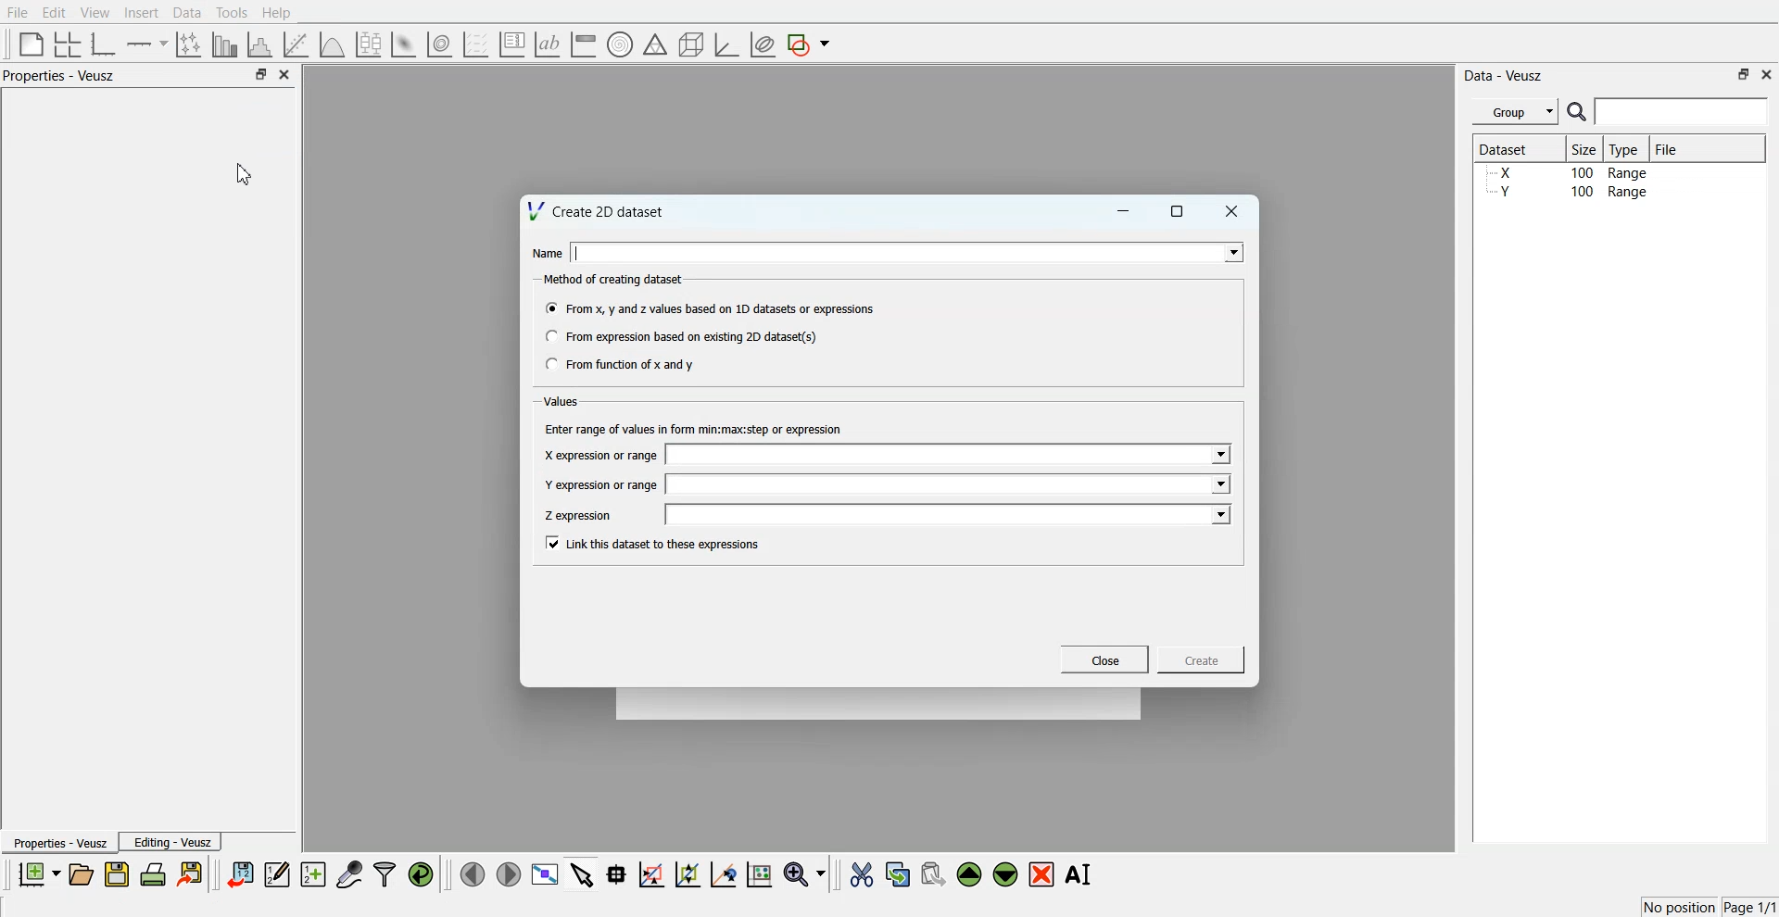  What do you see at coordinates (1768, 73) in the screenshot?
I see `Close` at bounding box center [1768, 73].